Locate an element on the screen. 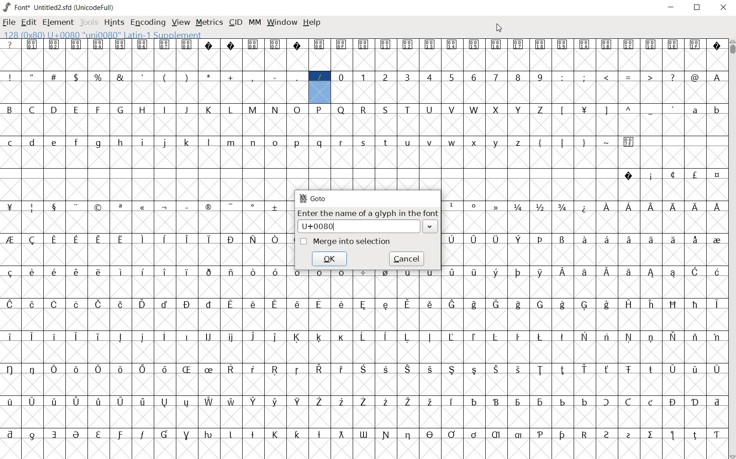  glyph is located at coordinates (539, 144).